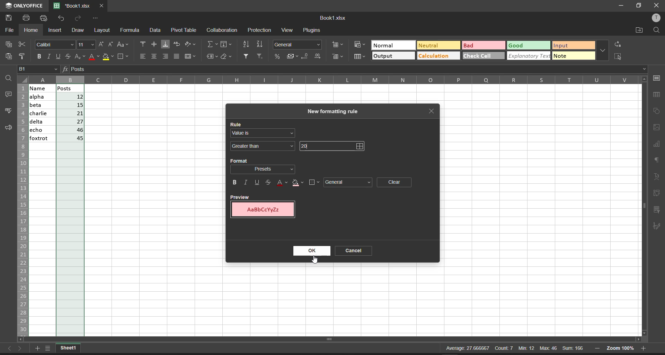 This screenshot has width=665, height=355. I want to click on insert cells, so click(339, 44).